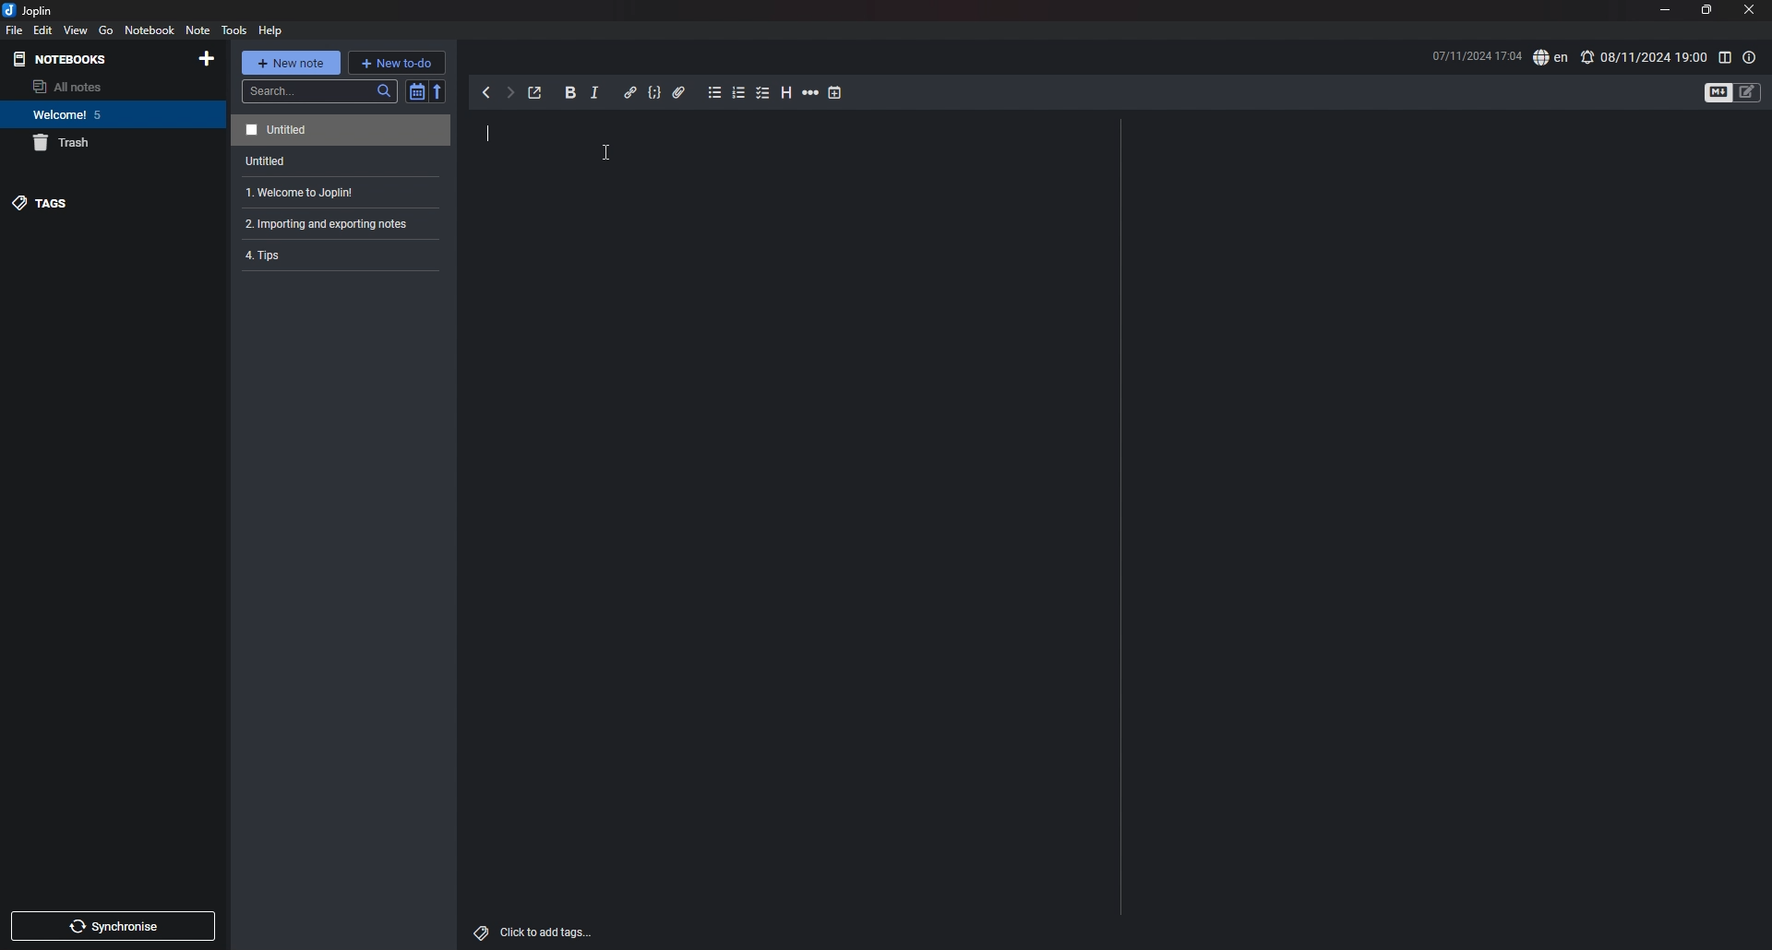 The image size is (1772, 950). What do you see at coordinates (812, 92) in the screenshot?
I see `horizontal rule` at bounding box center [812, 92].